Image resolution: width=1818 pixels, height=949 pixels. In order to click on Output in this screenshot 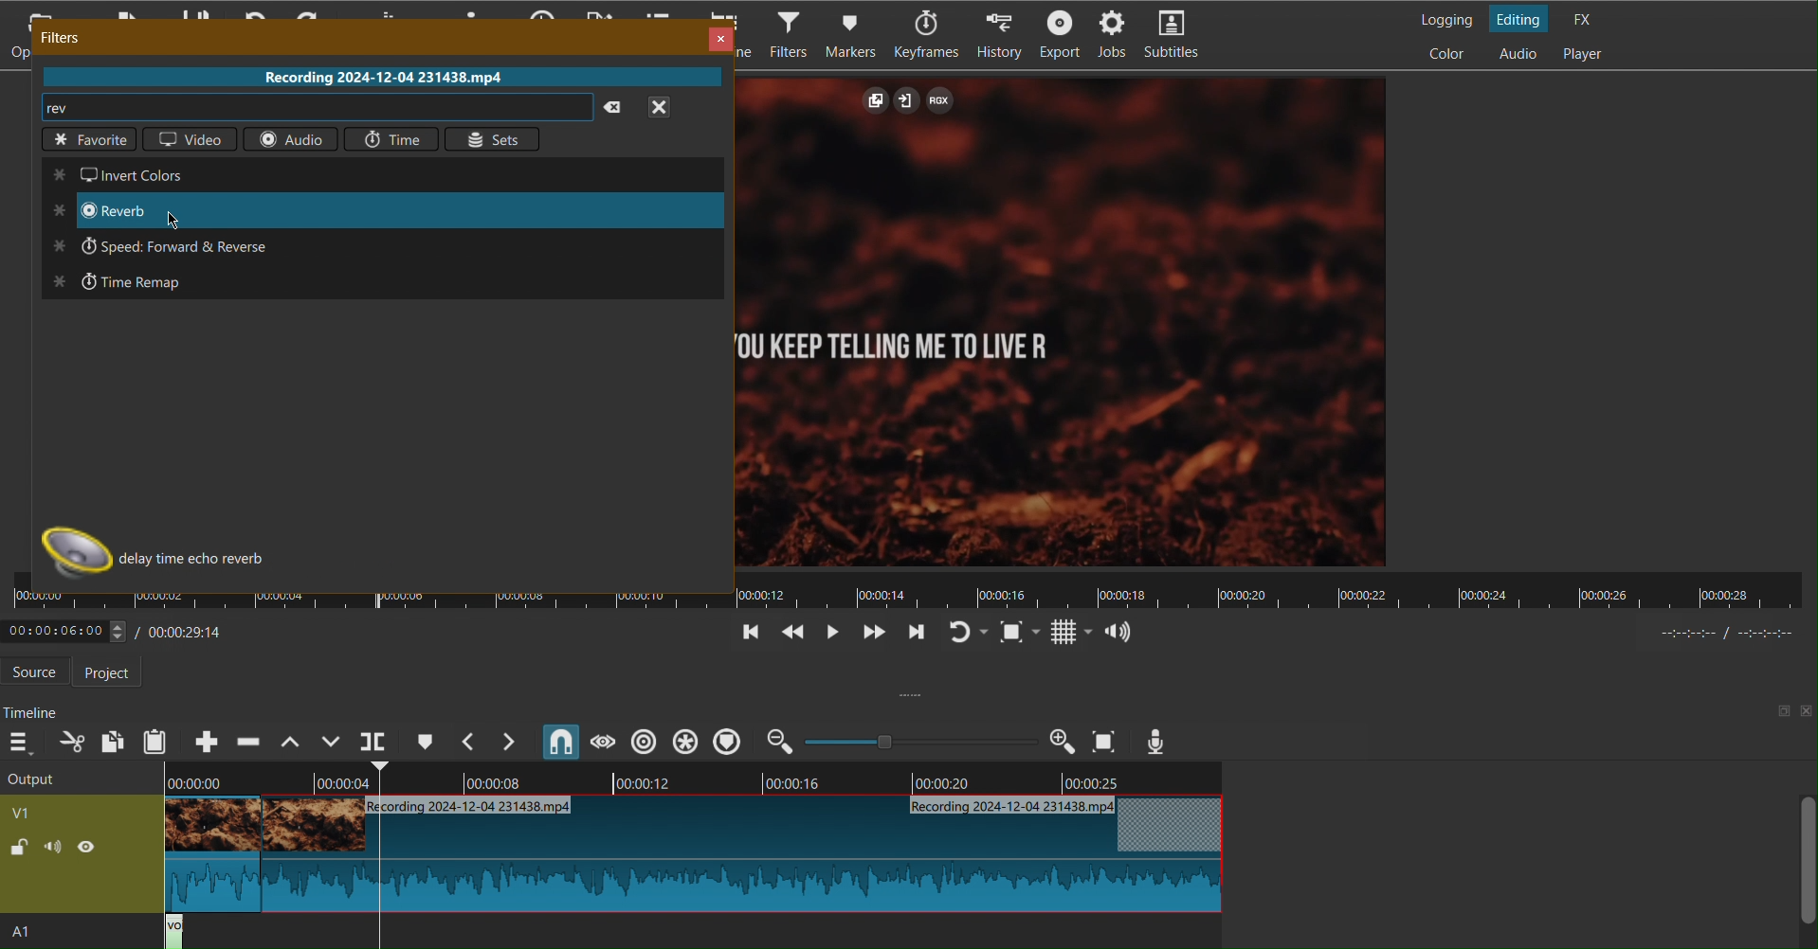, I will do `click(76, 778)`.